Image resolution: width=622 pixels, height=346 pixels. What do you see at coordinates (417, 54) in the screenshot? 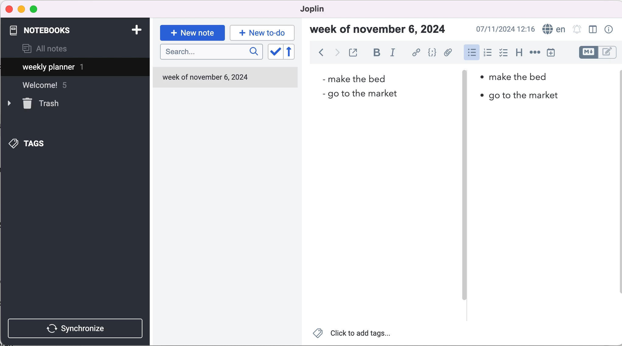
I see `hyperlink` at bounding box center [417, 54].